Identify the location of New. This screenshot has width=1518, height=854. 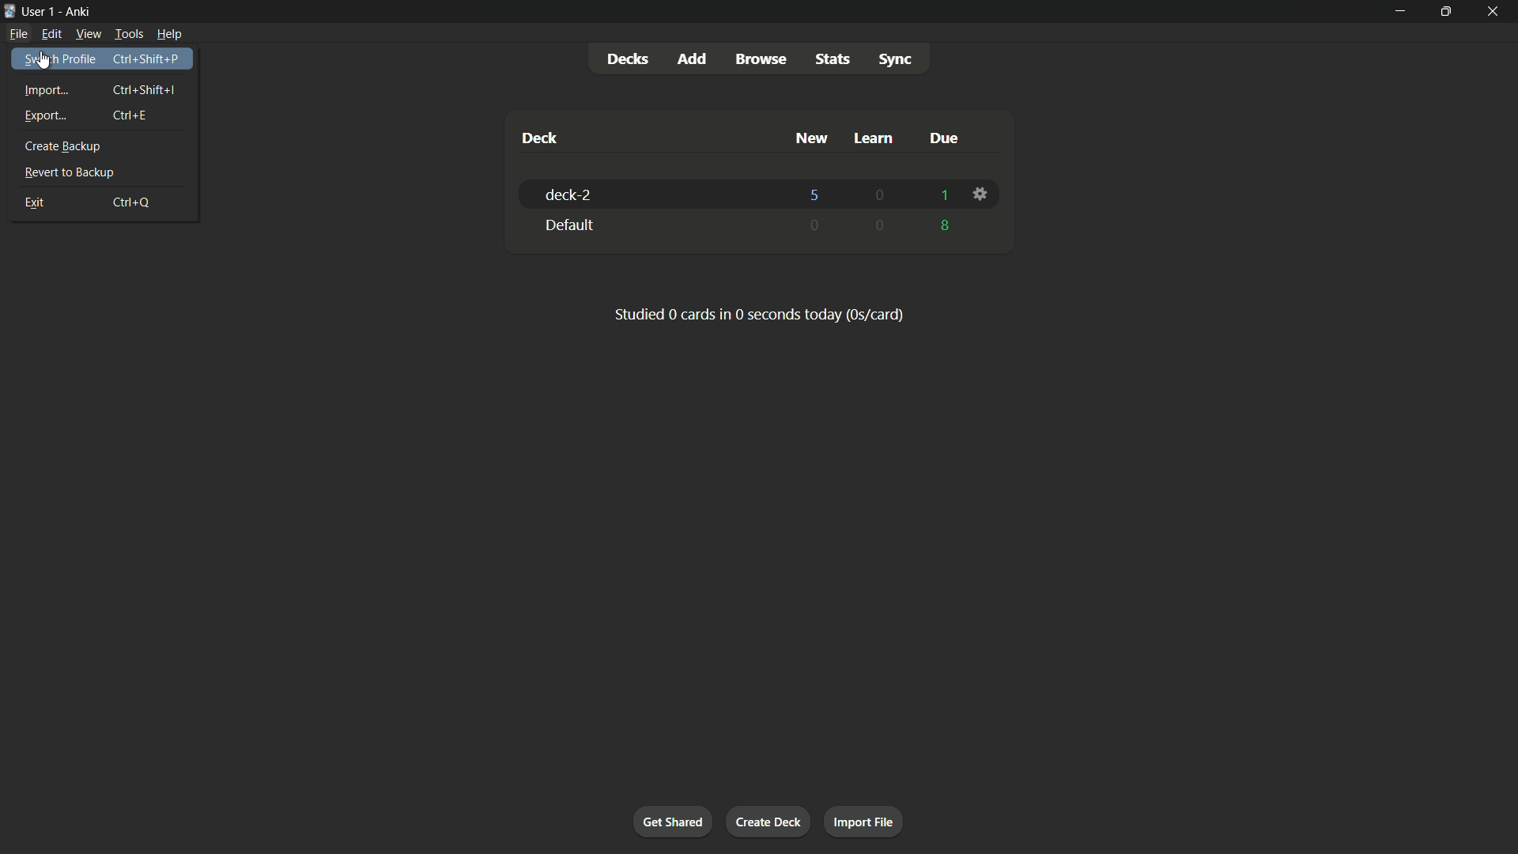
(810, 138).